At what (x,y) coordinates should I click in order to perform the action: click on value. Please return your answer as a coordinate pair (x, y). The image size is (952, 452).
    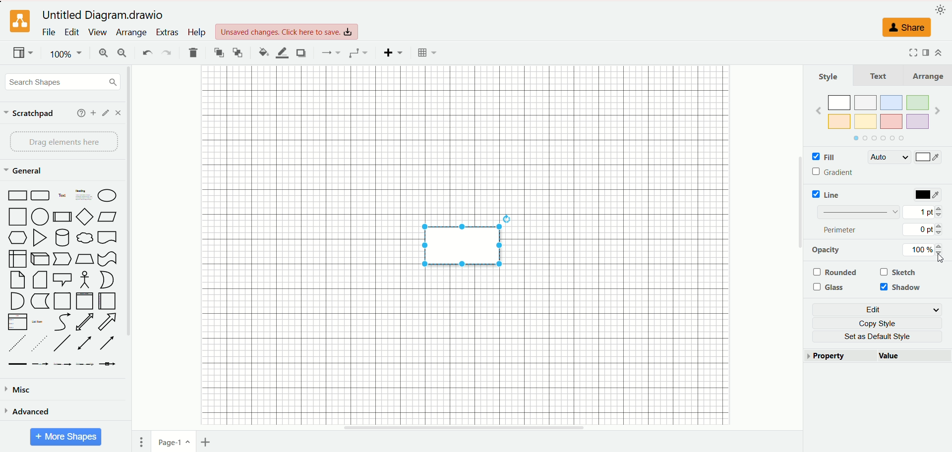
    Looking at the image, I should click on (914, 357).